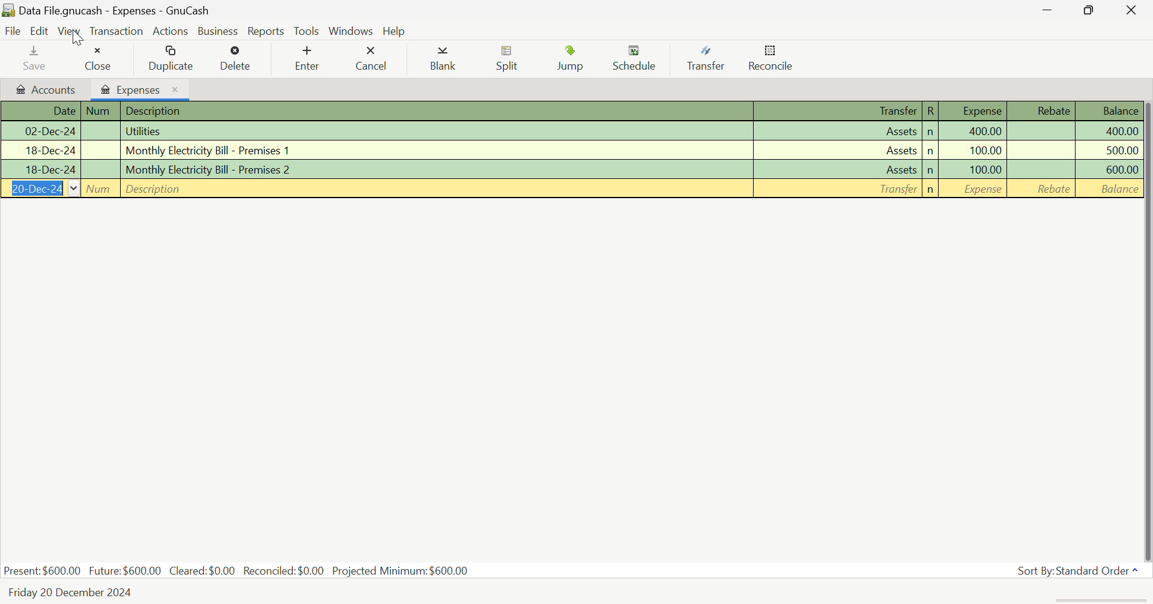 Image resolution: width=1153 pixels, height=604 pixels. What do you see at coordinates (98, 131) in the screenshot?
I see `Num` at bounding box center [98, 131].